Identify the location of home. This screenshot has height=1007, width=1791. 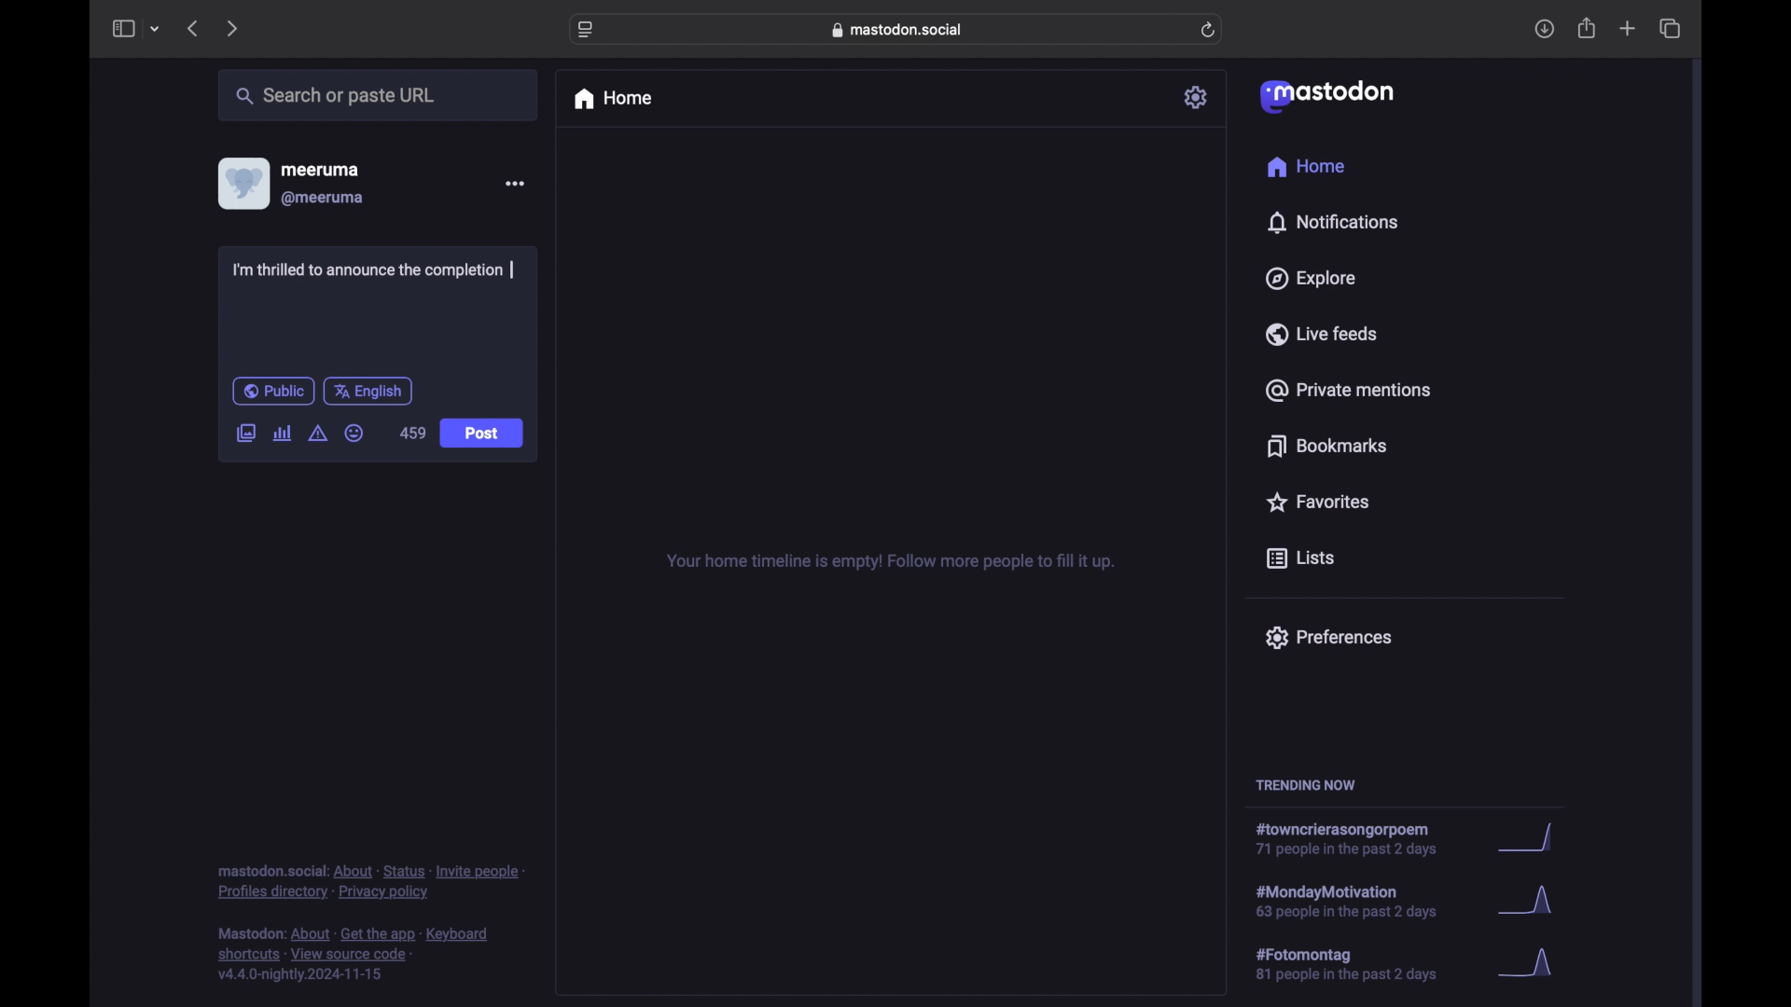
(612, 99).